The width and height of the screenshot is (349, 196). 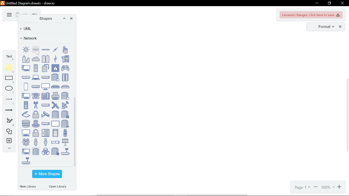 What do you see at coordinates (26, 133) in the screenshot?
I see `terminal` at bounding box center [26, 133].